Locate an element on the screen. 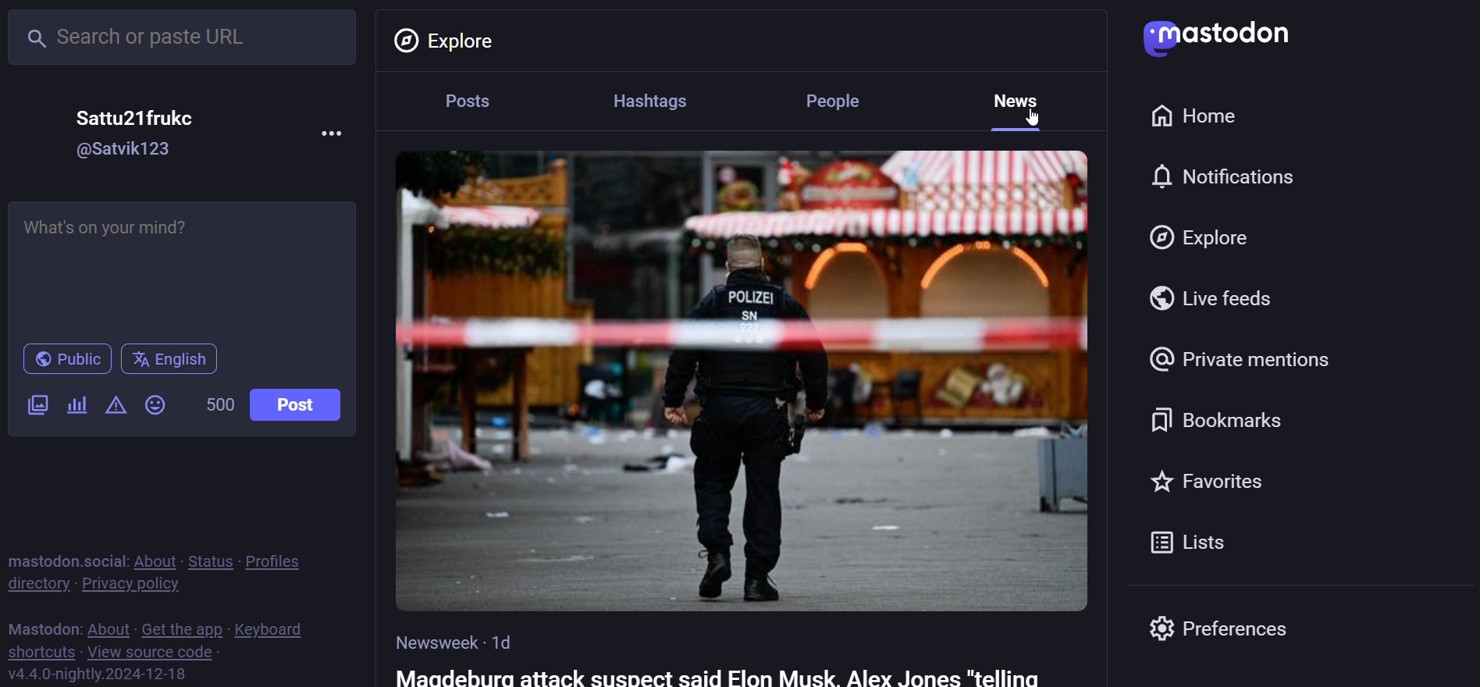  view source code is located at coordinates (159, 653).